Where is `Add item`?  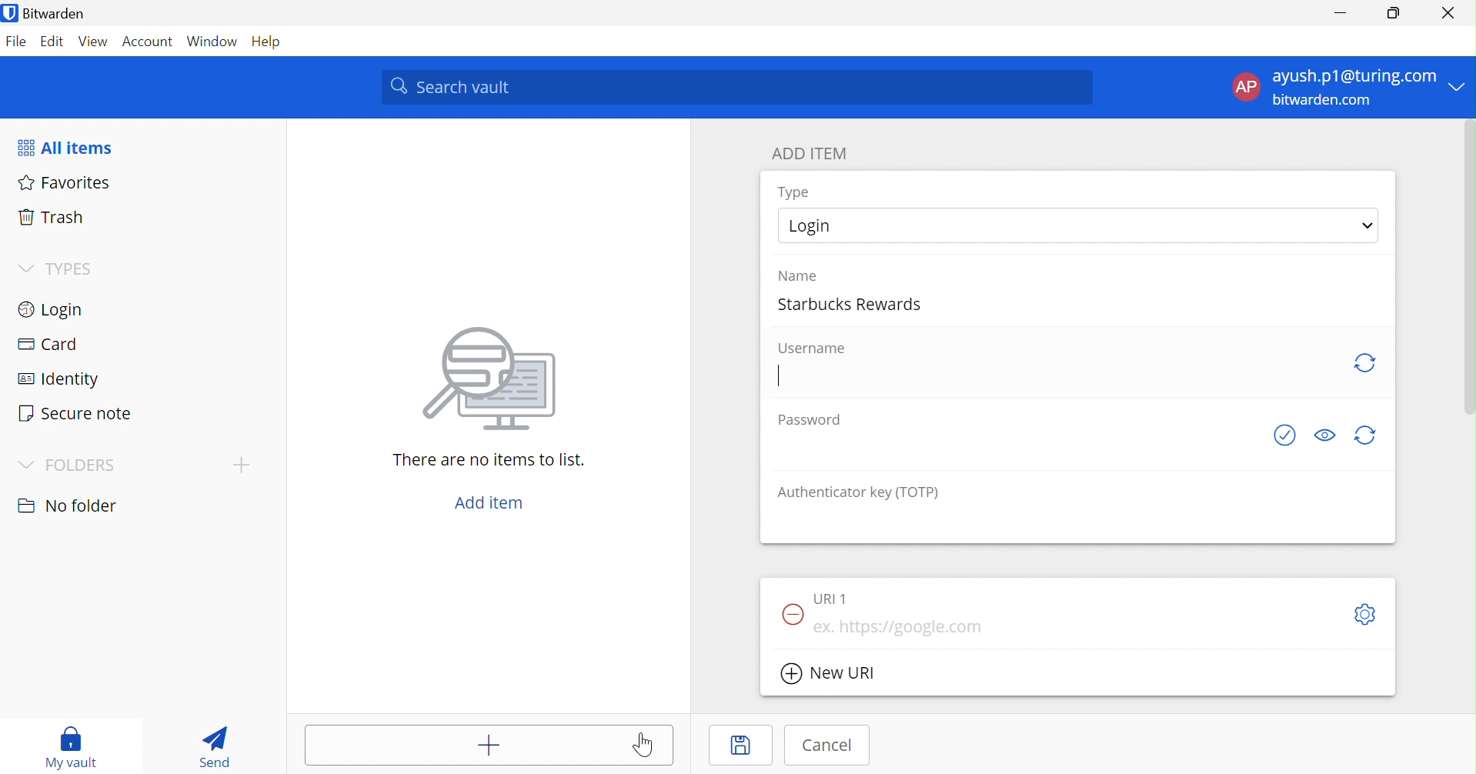
Add item is located at coordinates (462, 745).